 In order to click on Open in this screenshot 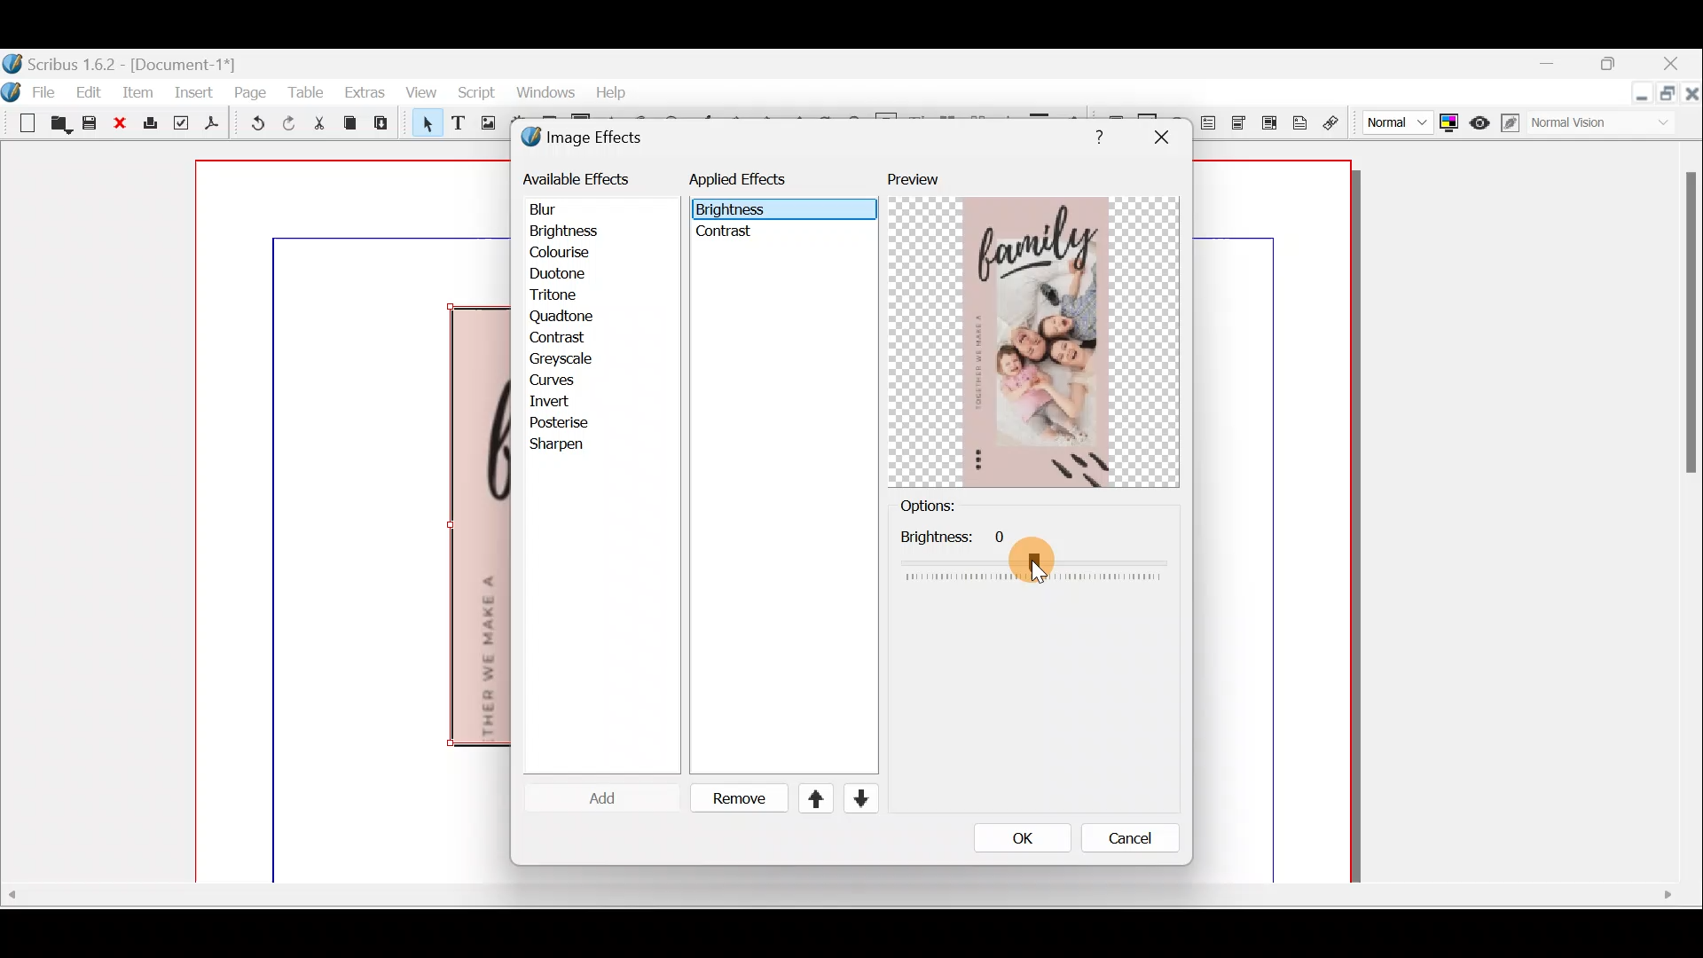, I will do `click(58, 126)`.